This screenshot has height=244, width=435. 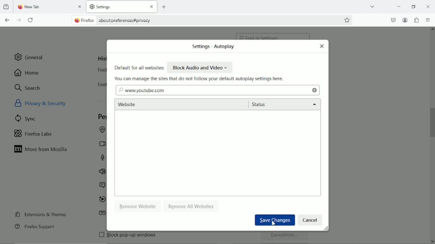 What do you see at coordinates (416, 20) in the screenshot?
I see `extensions` at bounding box center [416, 20].